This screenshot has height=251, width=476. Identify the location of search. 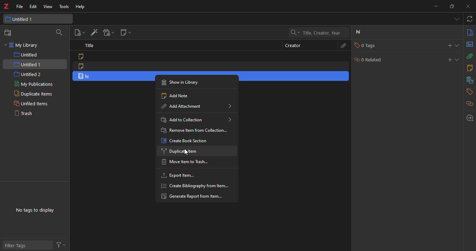
(60, 32).